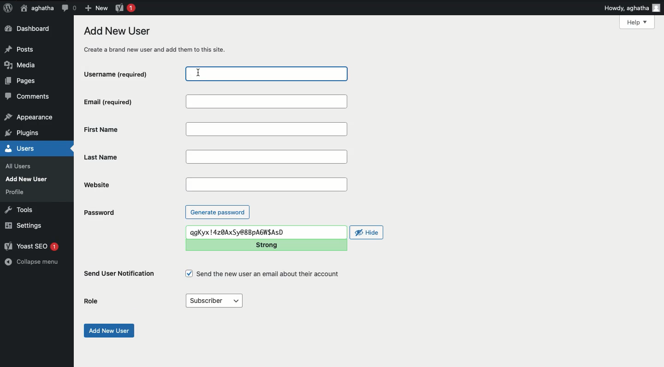 The height and width of the screenshot is (367, 664). What do you see at coordinates (264, 274) in the screenshot?
I see `Send the new user an email about their account` at bounding box center [264, 274].